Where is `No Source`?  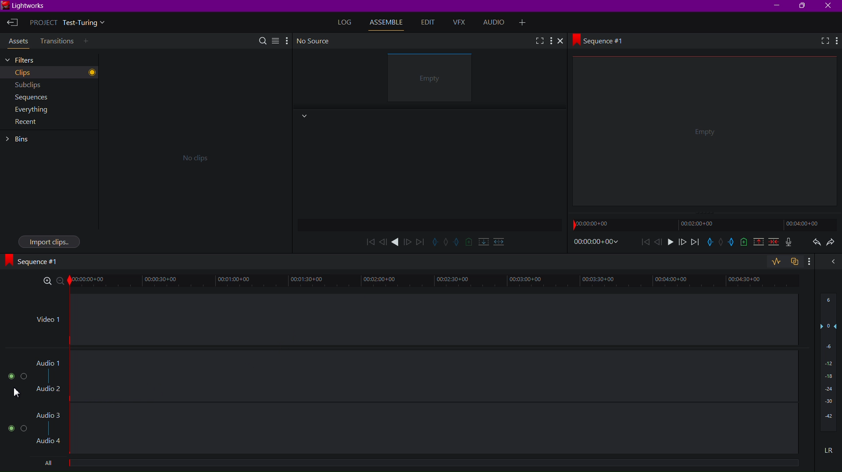 No Source is located at coordinates (315, 41).